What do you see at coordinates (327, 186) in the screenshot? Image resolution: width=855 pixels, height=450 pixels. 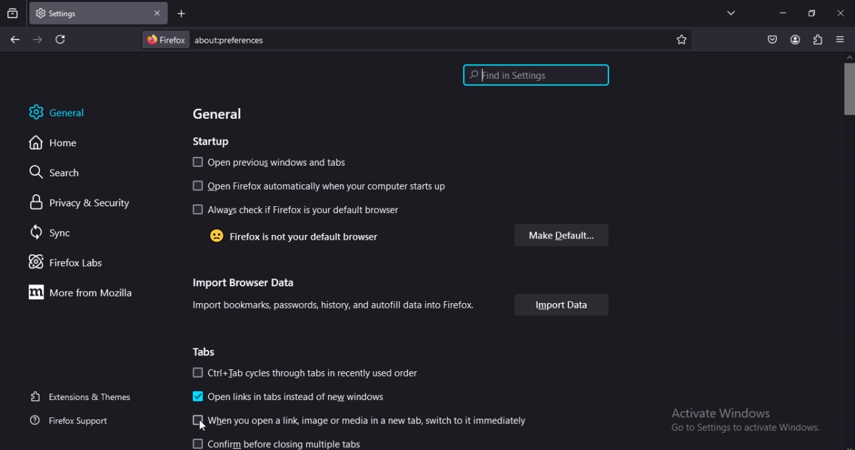 I see `open firefox automatically when your computer starts up` at bounding box center [327, 186].